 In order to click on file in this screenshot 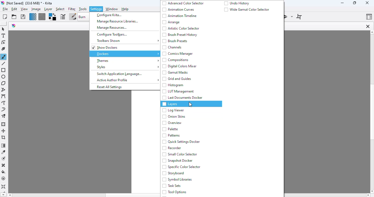, I will do `click(5, 9)`.